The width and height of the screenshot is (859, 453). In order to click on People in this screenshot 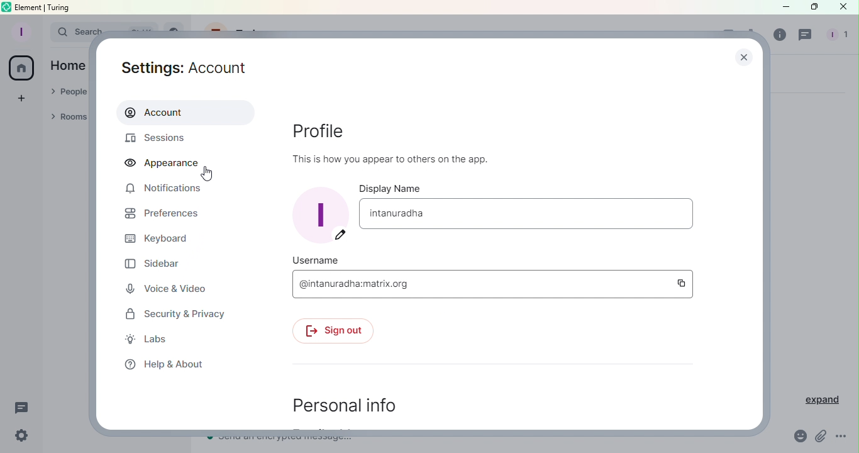, I will do `click(836, 35)`.